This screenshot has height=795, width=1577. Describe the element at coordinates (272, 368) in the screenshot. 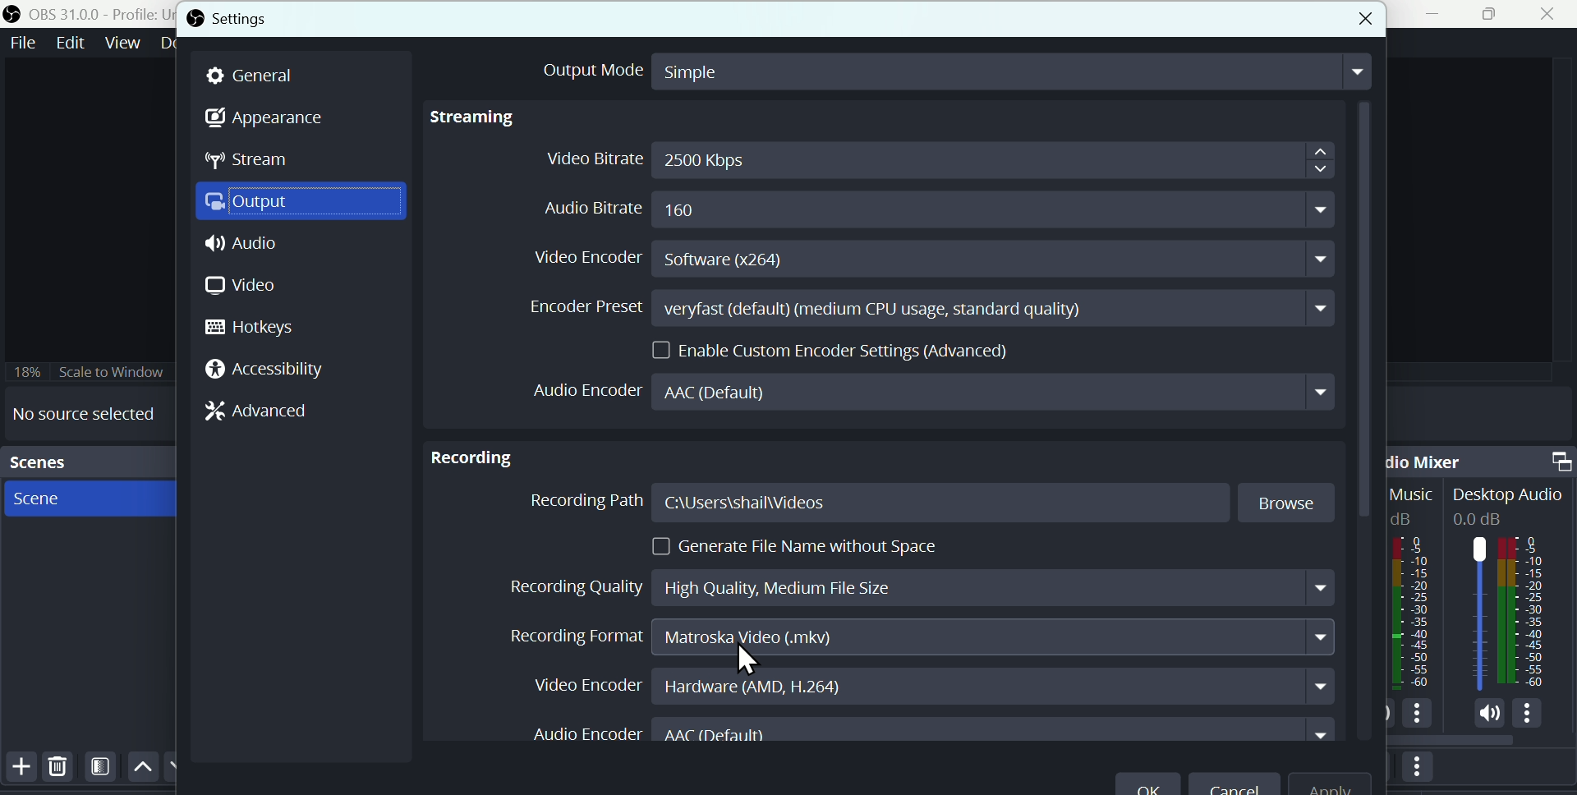

I see `Accessibility` at that location.